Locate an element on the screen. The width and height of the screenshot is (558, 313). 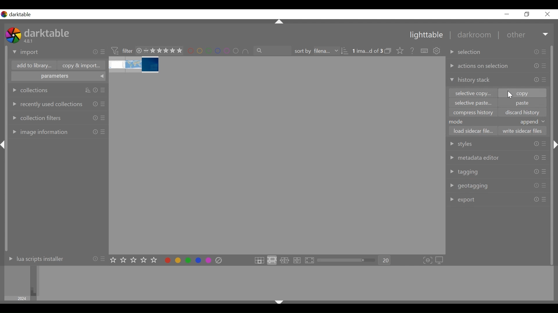
Collapse  is located at coordinates (280, 22).